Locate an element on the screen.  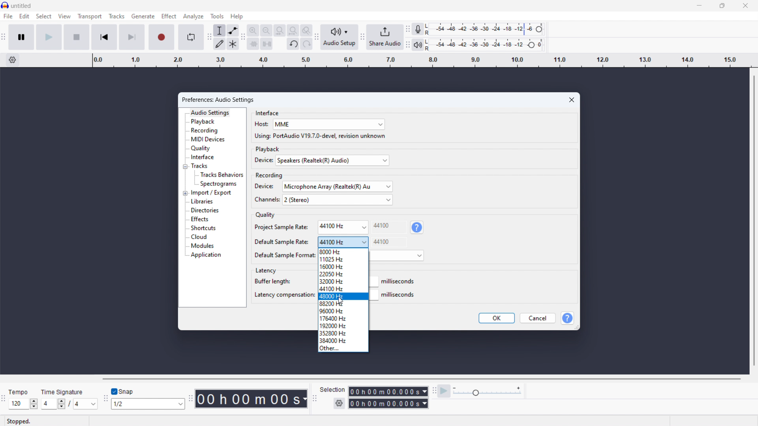
edit is located at coordinates (25, 17).